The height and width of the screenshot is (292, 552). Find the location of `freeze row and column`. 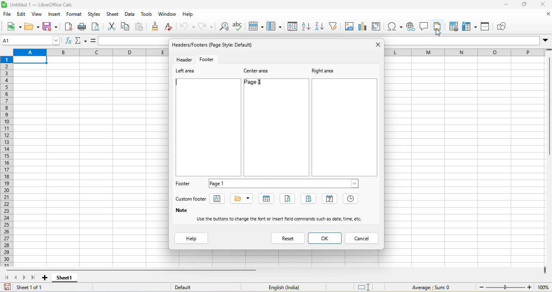

freeze row and column is located at coordinates (469, 25).